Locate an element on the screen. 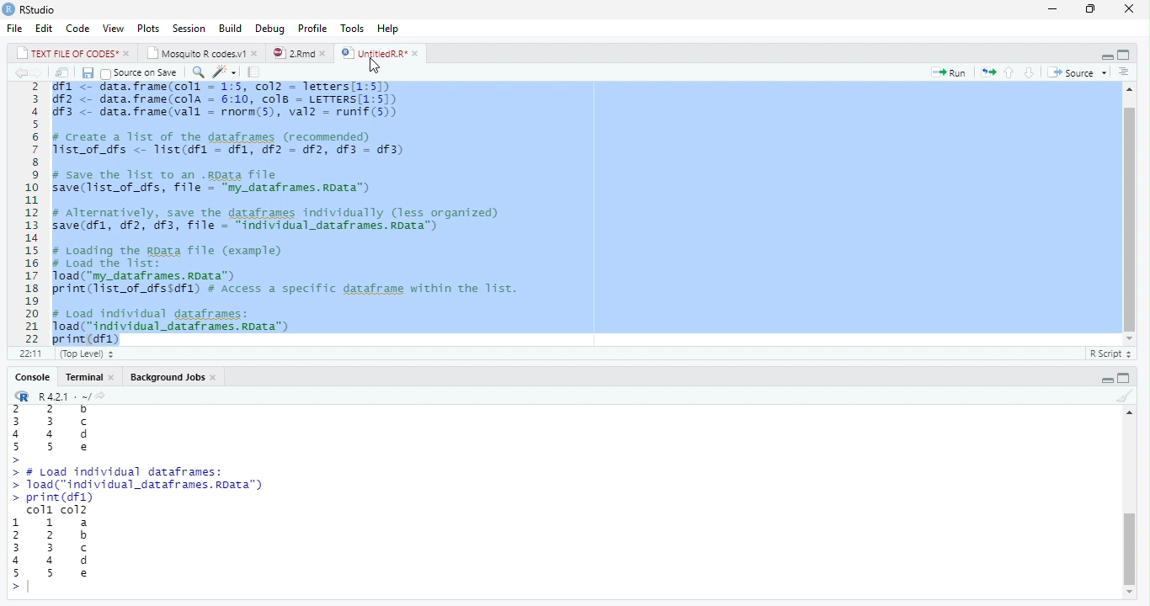 Image resolution: width=1150 pixels, height=606 pixels. View is located at coordinates (114, 29).